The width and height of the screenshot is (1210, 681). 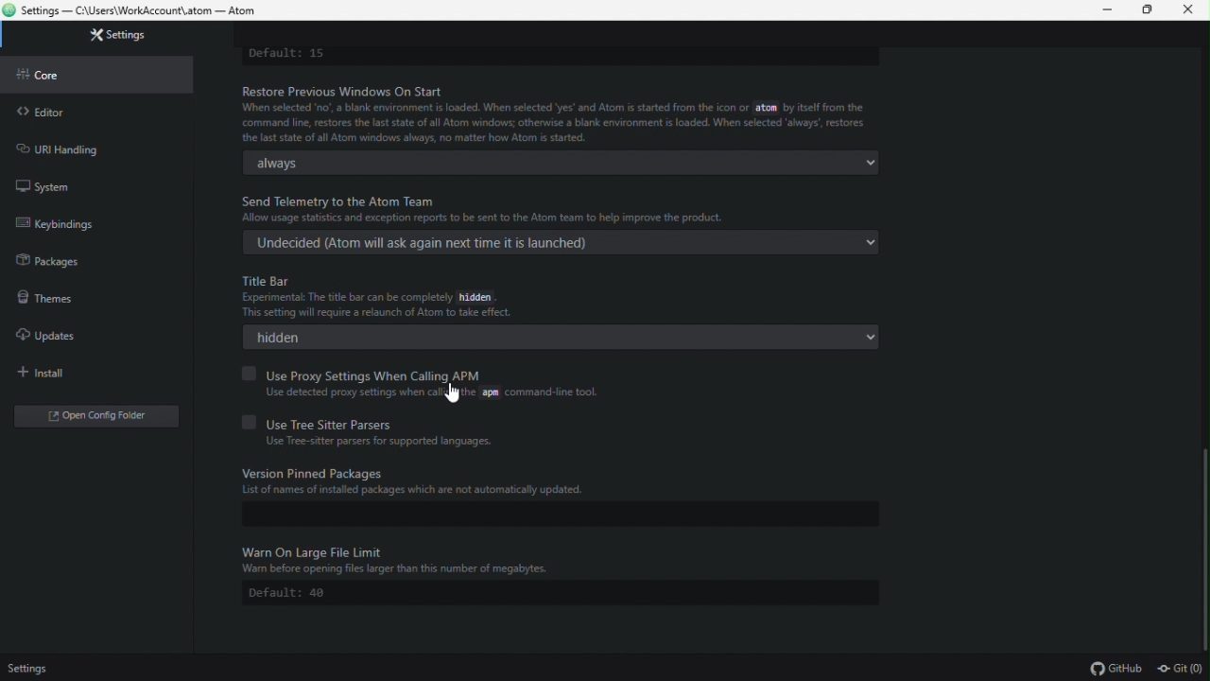 I want to click on Warn On Large File Limit Warn before opening file lager than this number of megabytes., so click(x=397, y=558).